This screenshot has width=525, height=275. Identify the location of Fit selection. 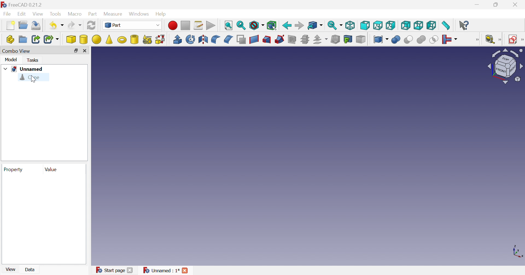
(241, 25).